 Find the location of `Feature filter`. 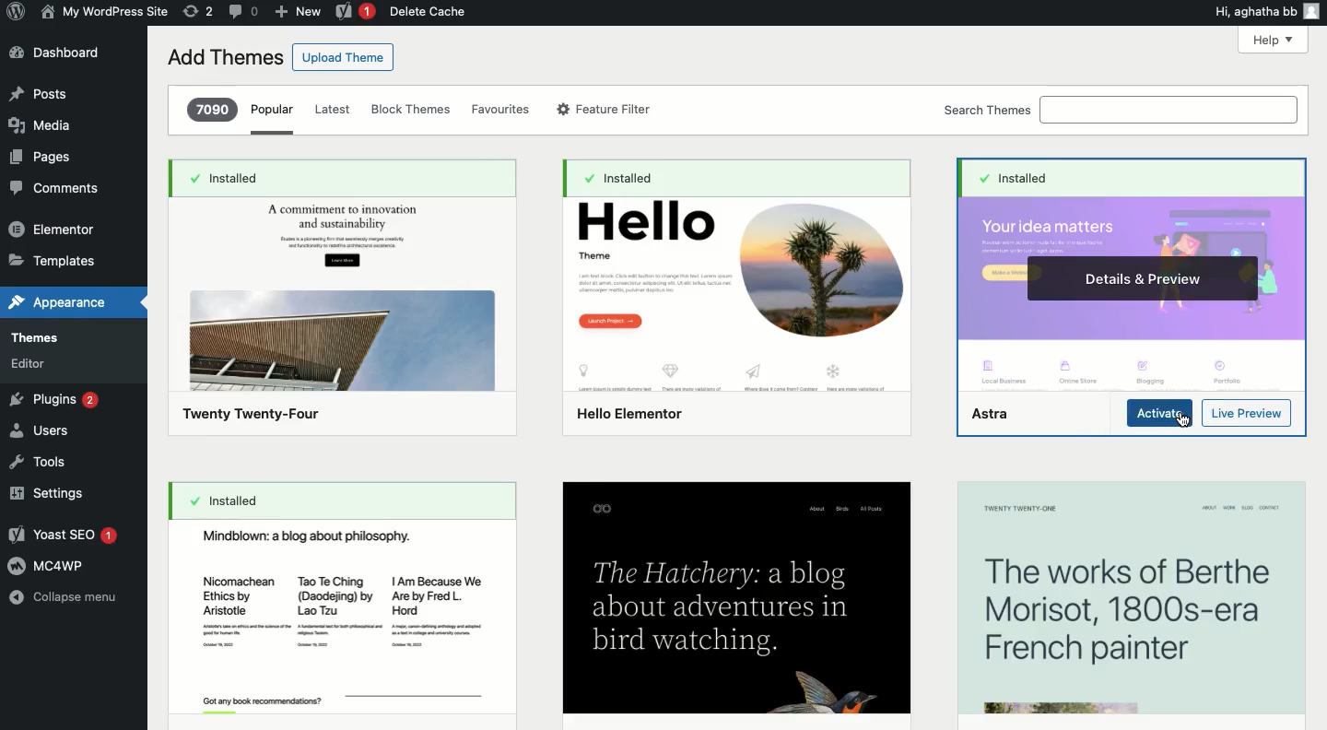

Feature filter is located at coordinates (606, 109).